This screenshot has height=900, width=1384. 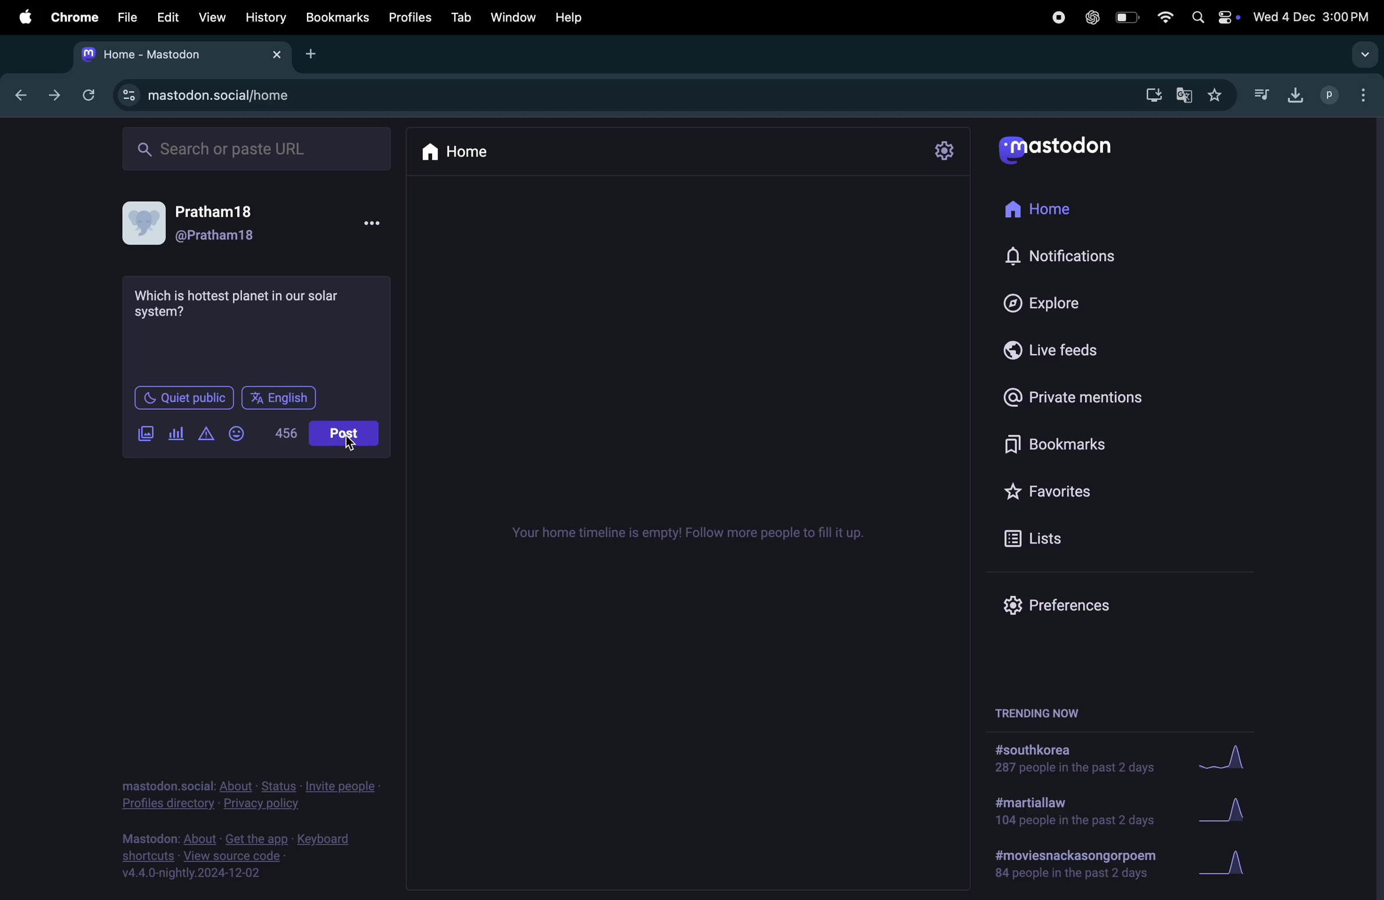 I want to click on refresh, so click(x=88, y=96).